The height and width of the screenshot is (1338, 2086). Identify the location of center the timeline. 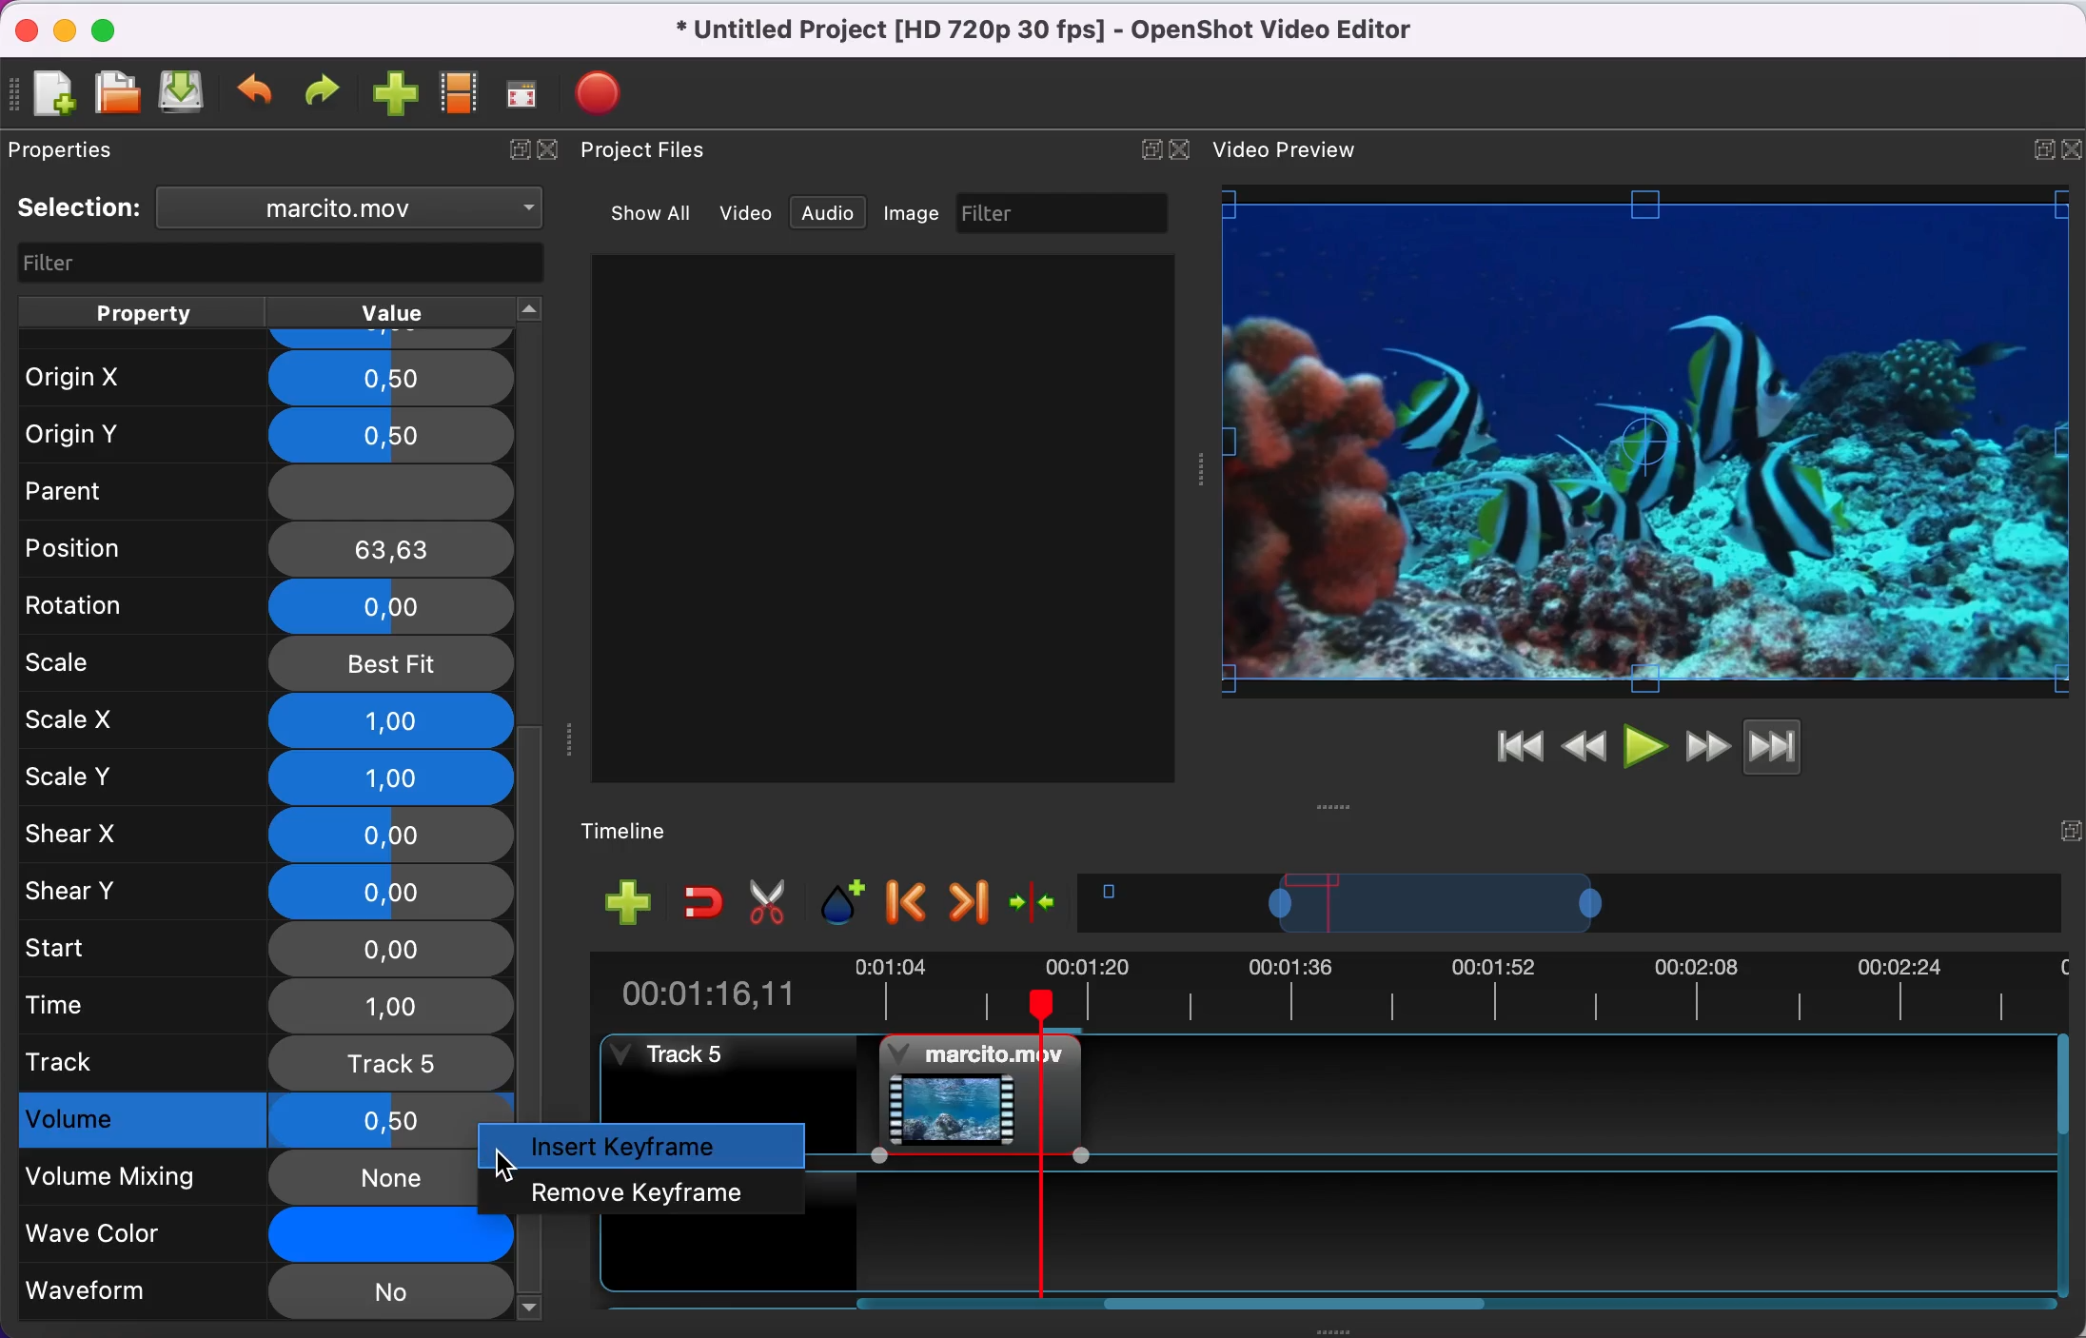
(1038, 907).